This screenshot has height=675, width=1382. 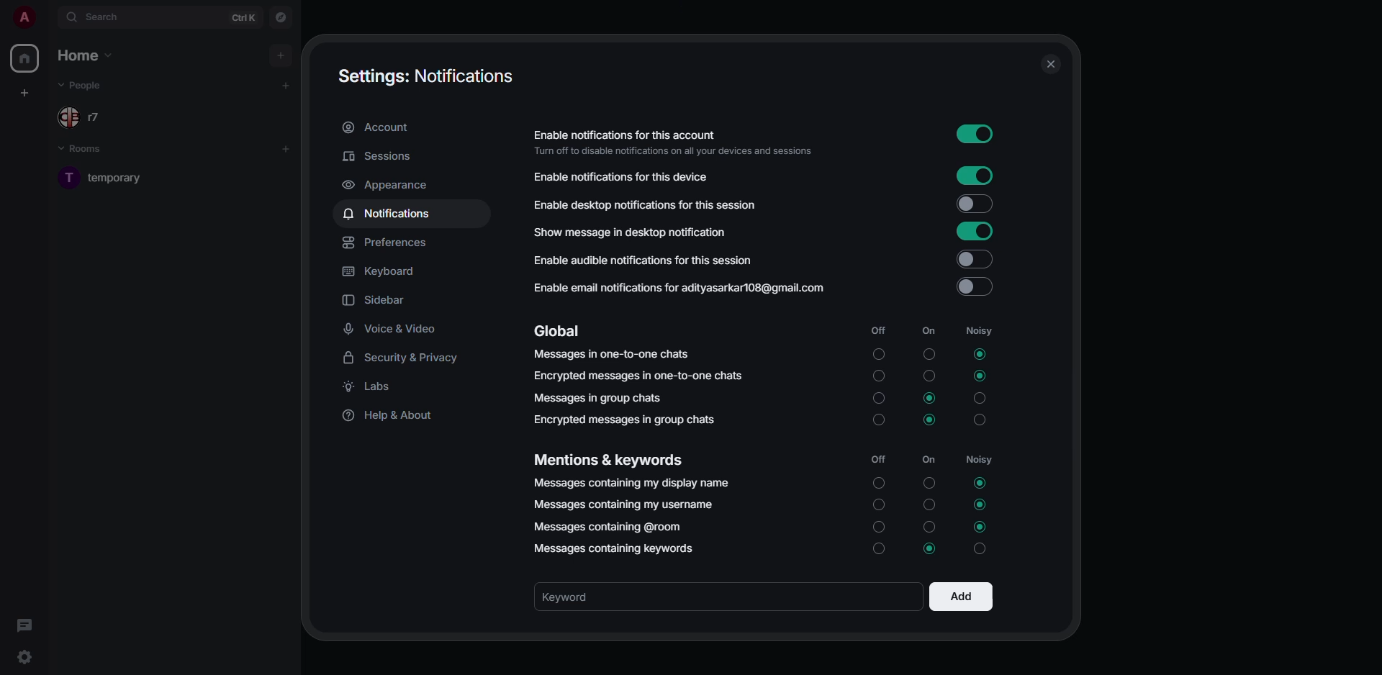 I want to click on keyboard, so click(x=379, y=271).